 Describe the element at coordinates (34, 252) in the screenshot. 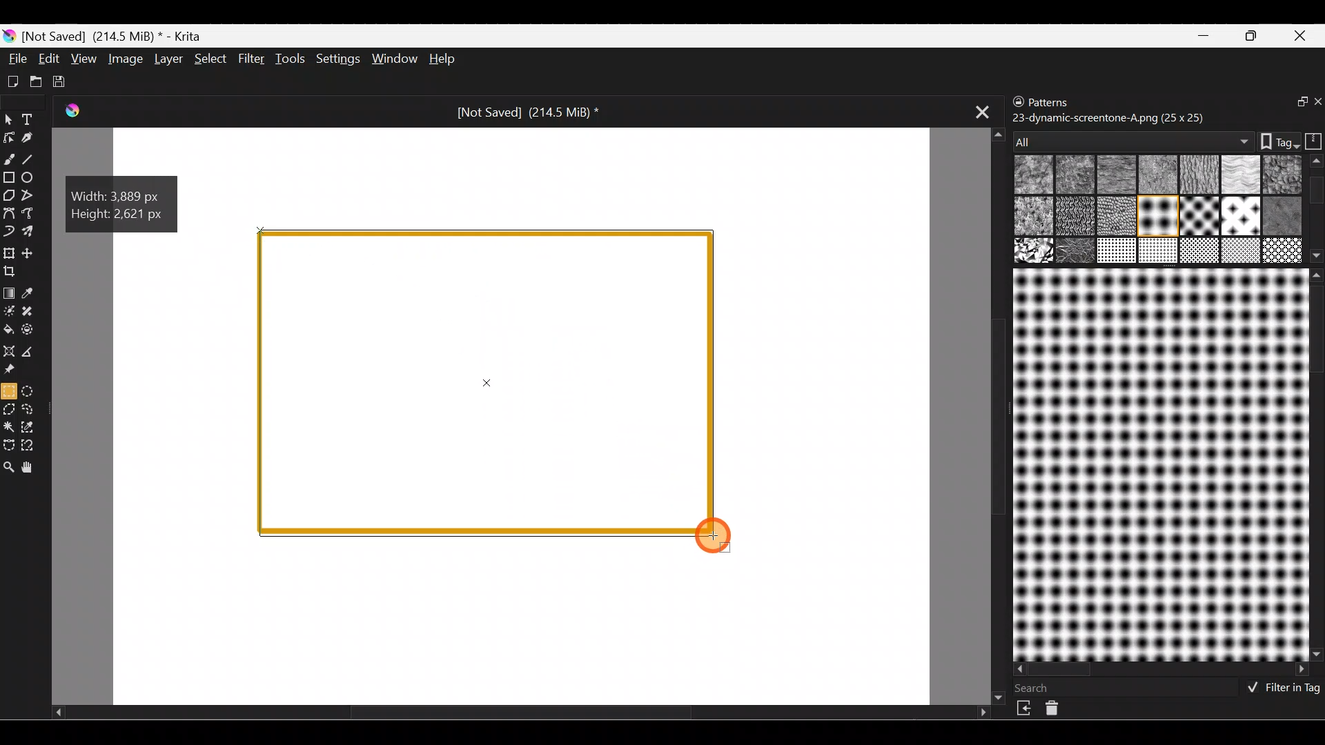

I see `Move a layer` at that location.